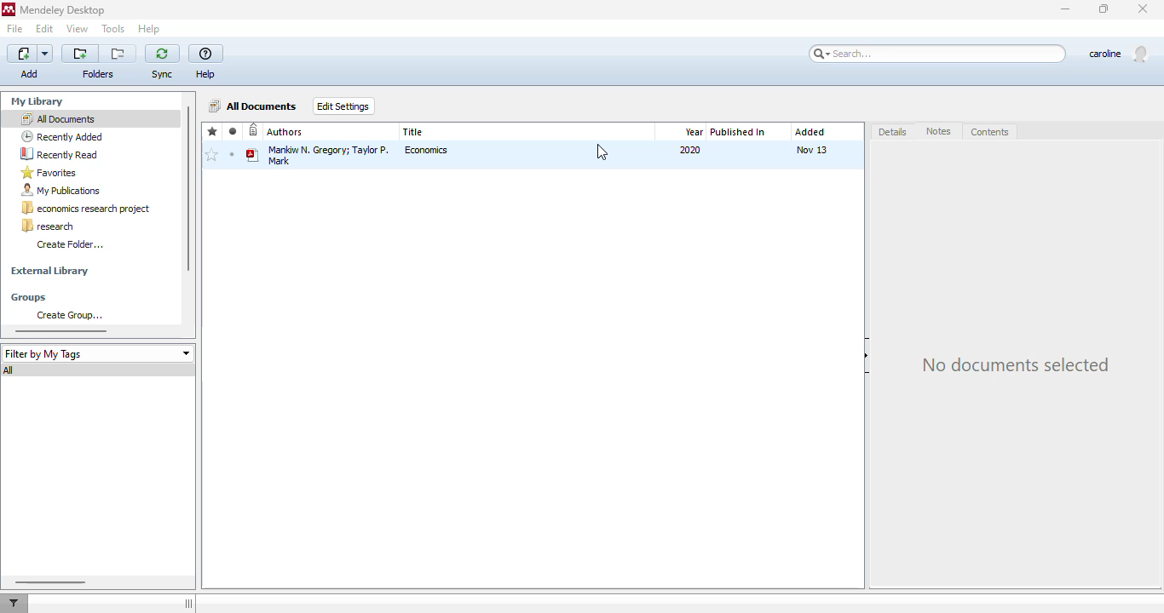 This screenshot has width=1164, height=613. Describe the element at coordinates (254, 106) in the screenshot. I see `all documents` at that location.